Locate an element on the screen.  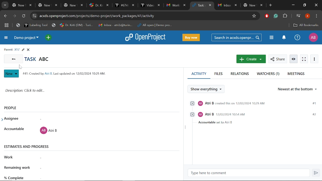
Addblock is located at coordinates (266, 16).